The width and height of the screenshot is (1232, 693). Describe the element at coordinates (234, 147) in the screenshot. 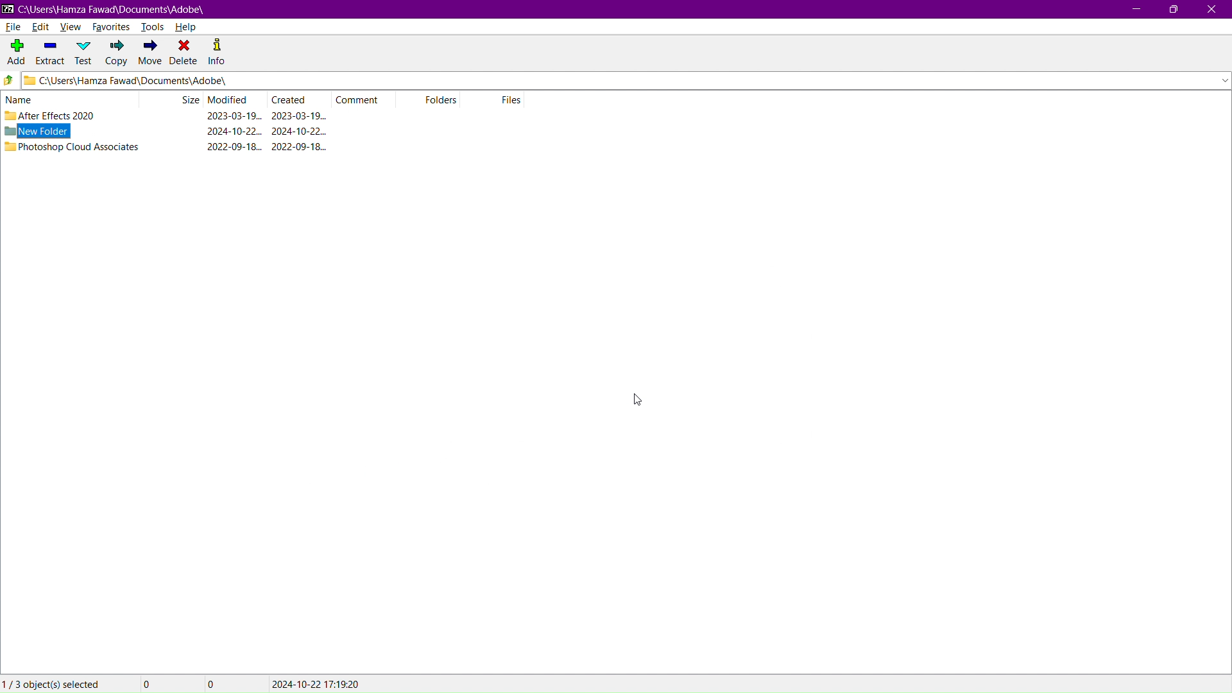

I see `modified date & time` at that location.